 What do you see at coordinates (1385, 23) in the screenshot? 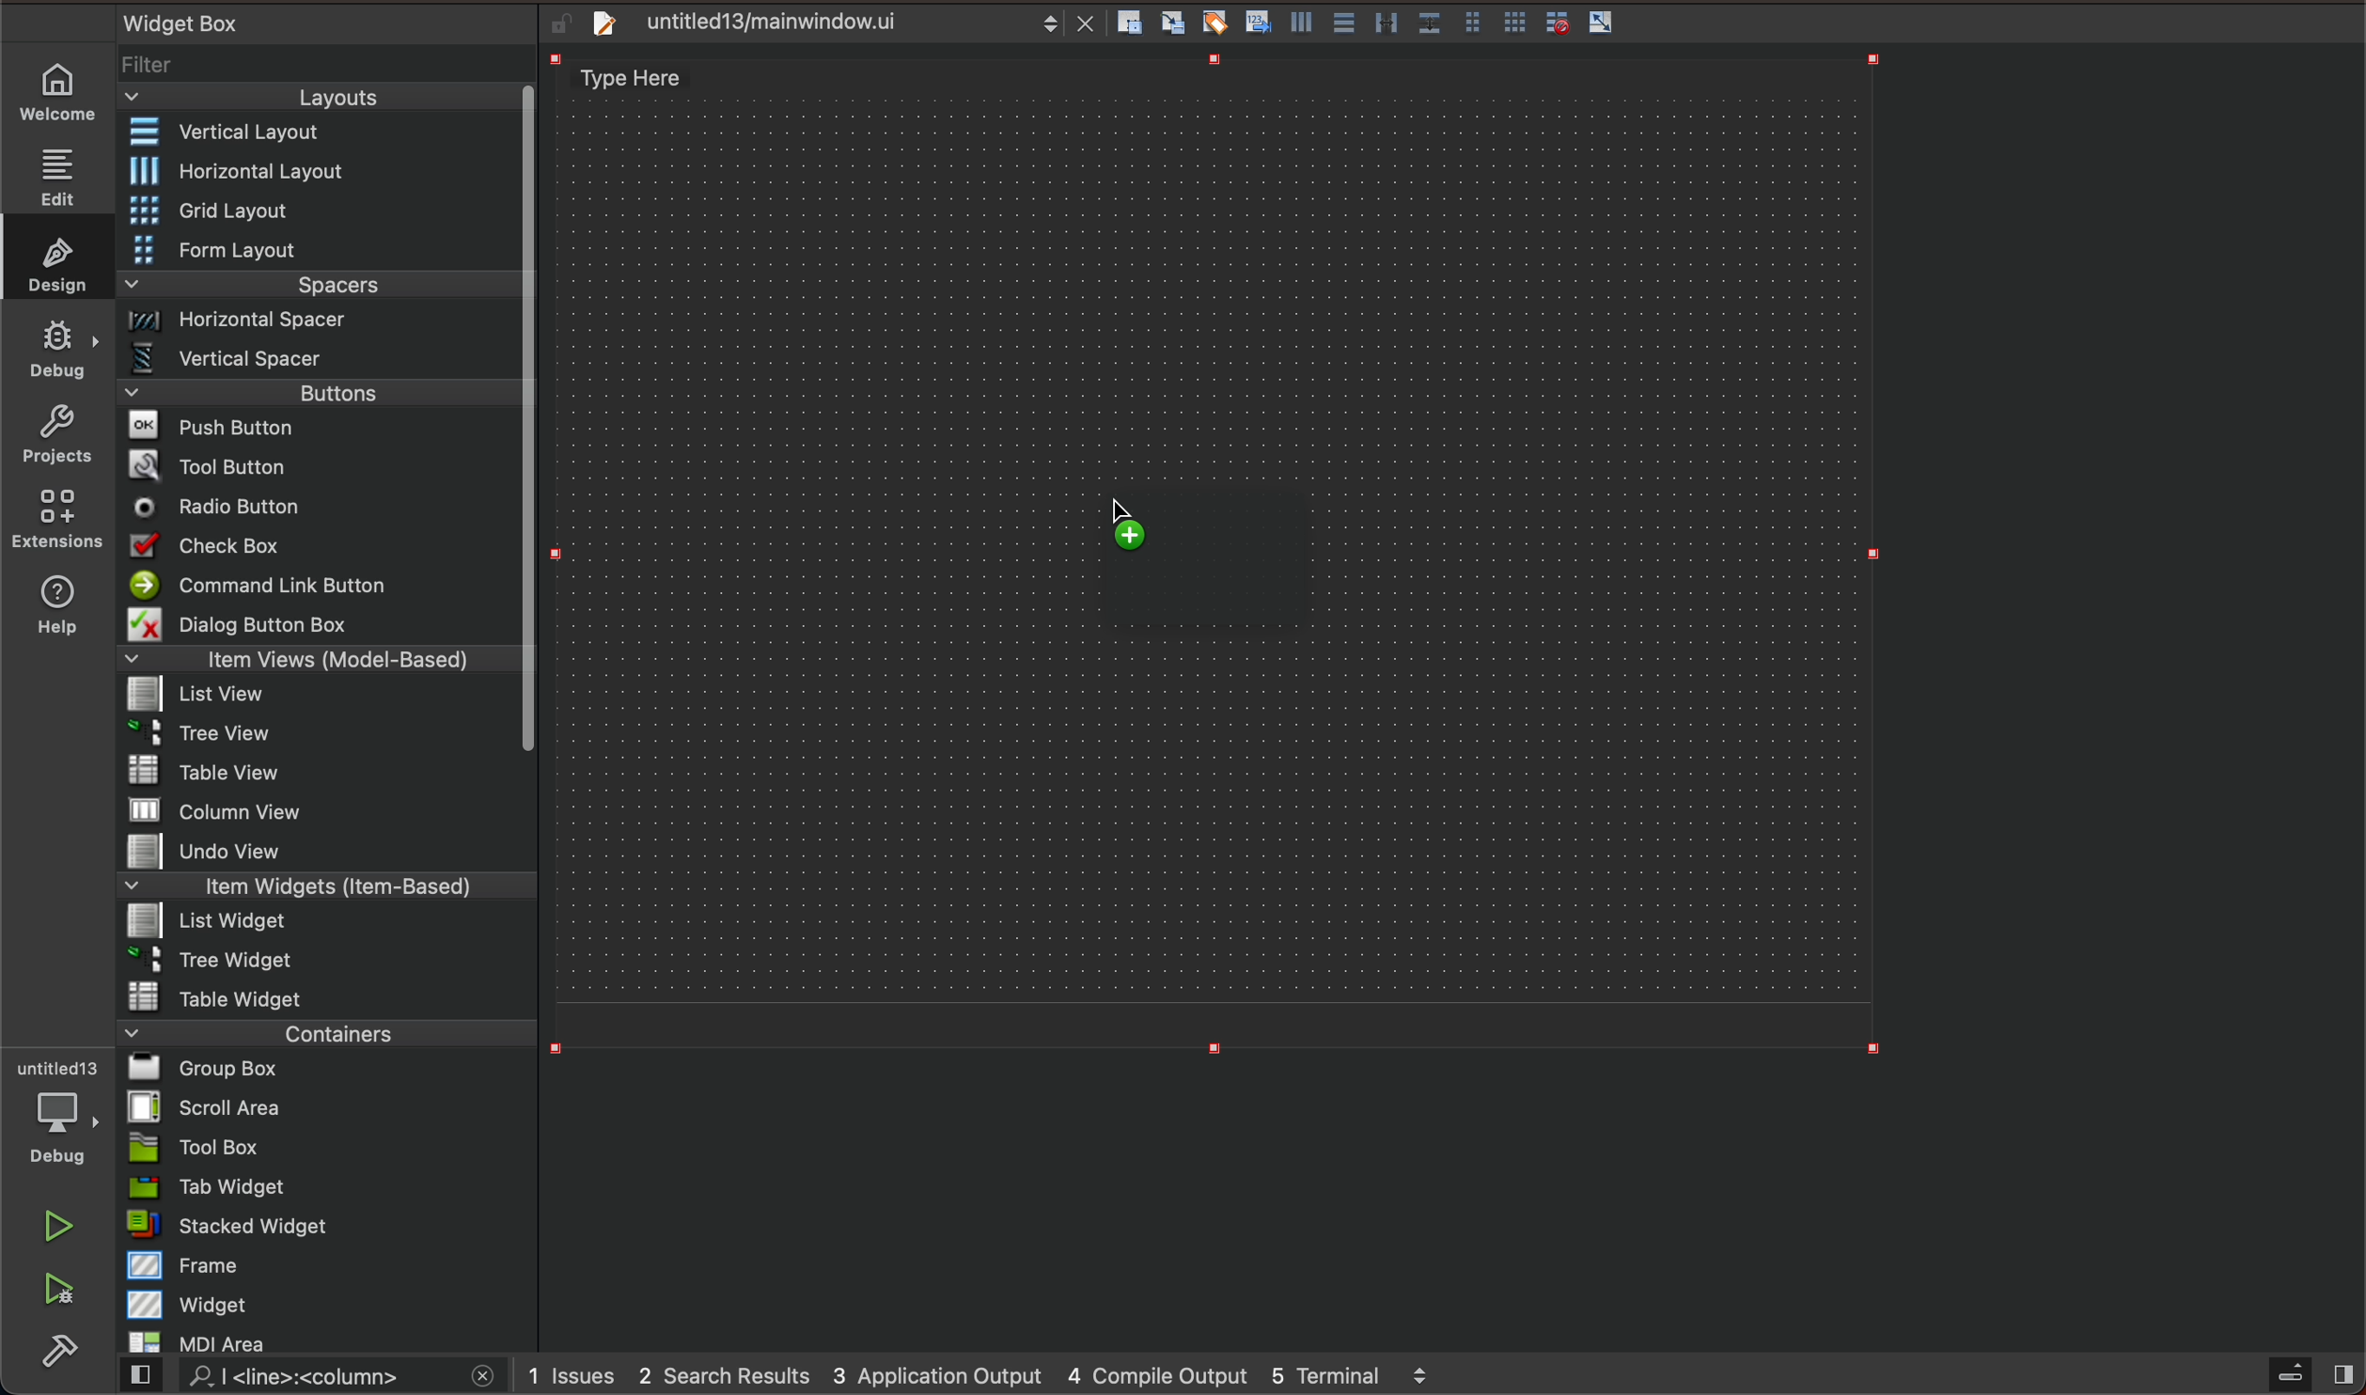
I see `vertical splitter` at bounding box center [1385, 23].